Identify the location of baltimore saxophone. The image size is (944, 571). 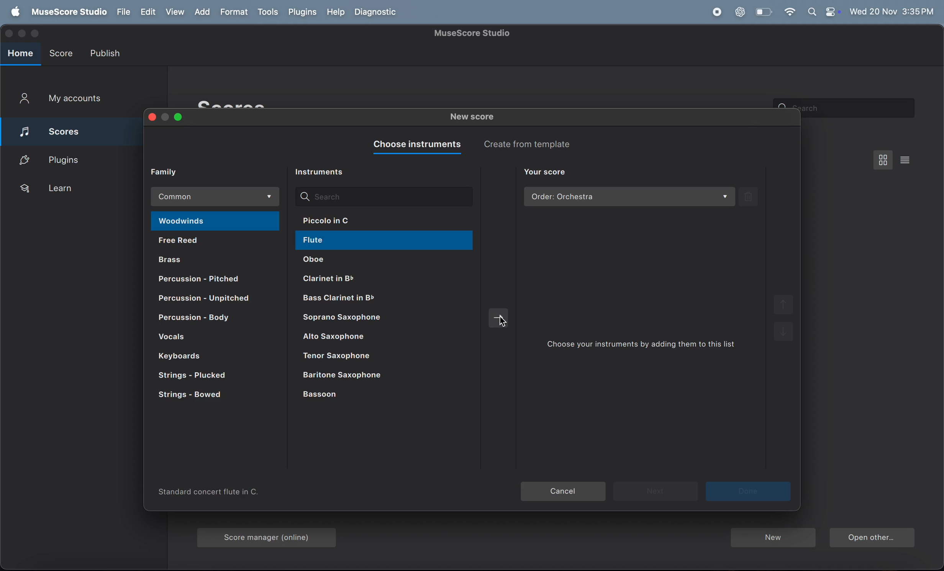
(375, 375).